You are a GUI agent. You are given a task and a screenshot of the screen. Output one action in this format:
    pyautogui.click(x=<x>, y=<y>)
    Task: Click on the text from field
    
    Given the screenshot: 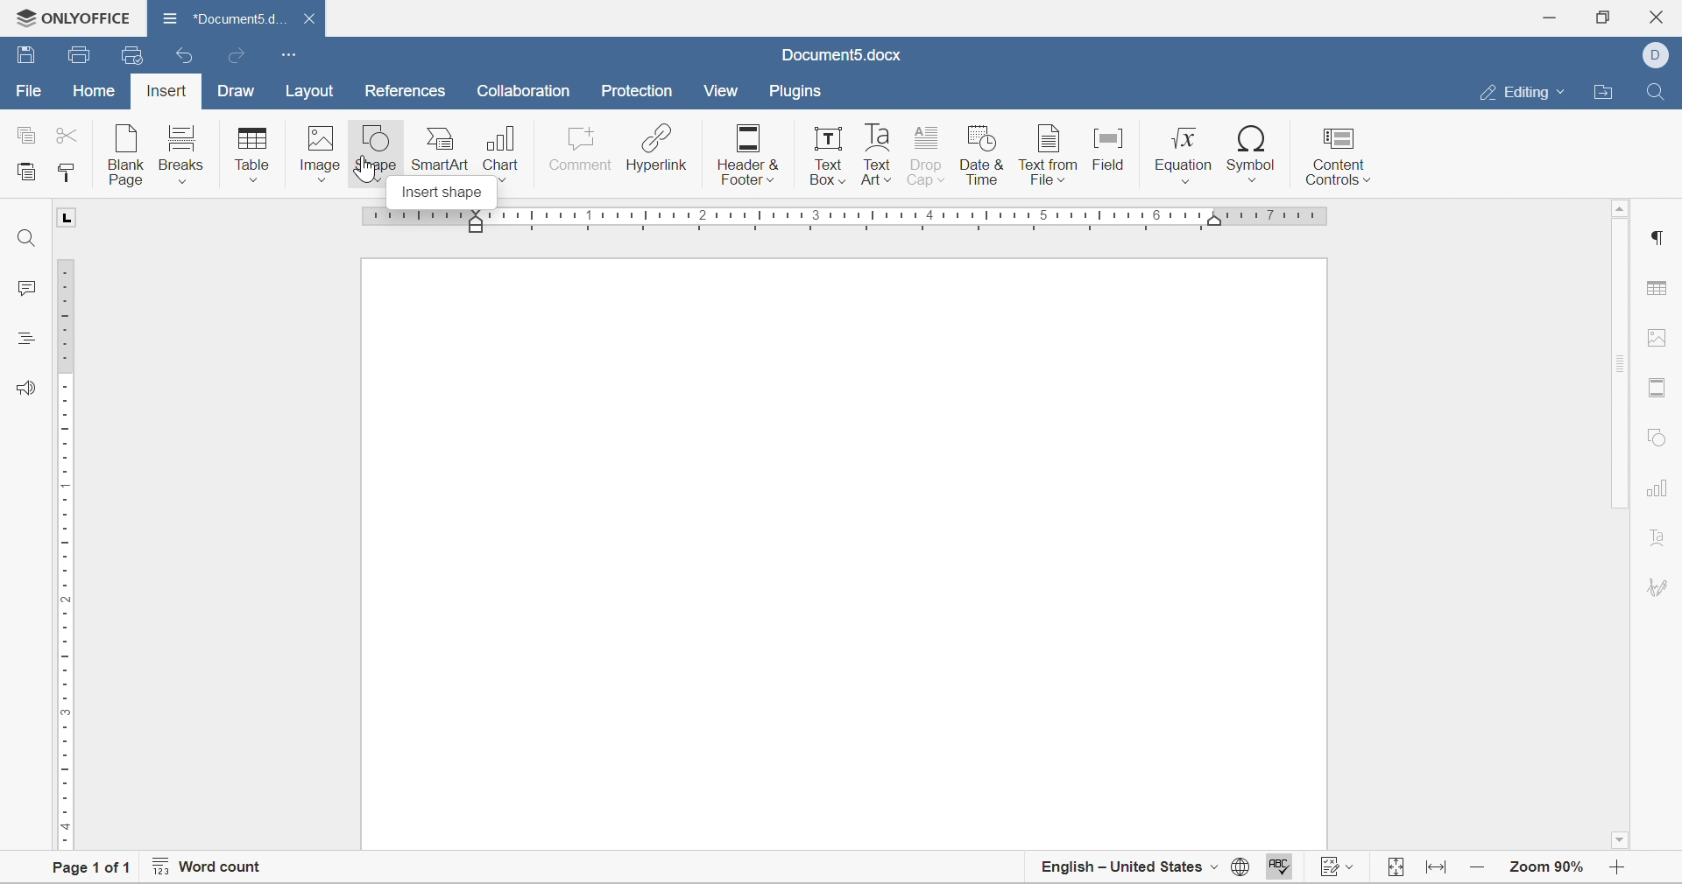 What is the action you would take?
    pyautogui.click(x=1049, y=154)
    